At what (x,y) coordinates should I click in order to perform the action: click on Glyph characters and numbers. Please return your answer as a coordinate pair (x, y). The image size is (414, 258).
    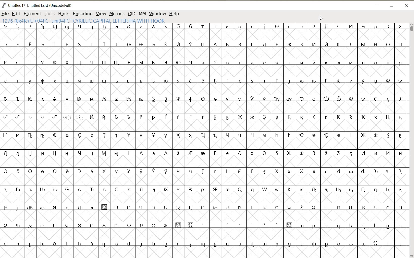
    Looking at the image, I should click on (203, 137).